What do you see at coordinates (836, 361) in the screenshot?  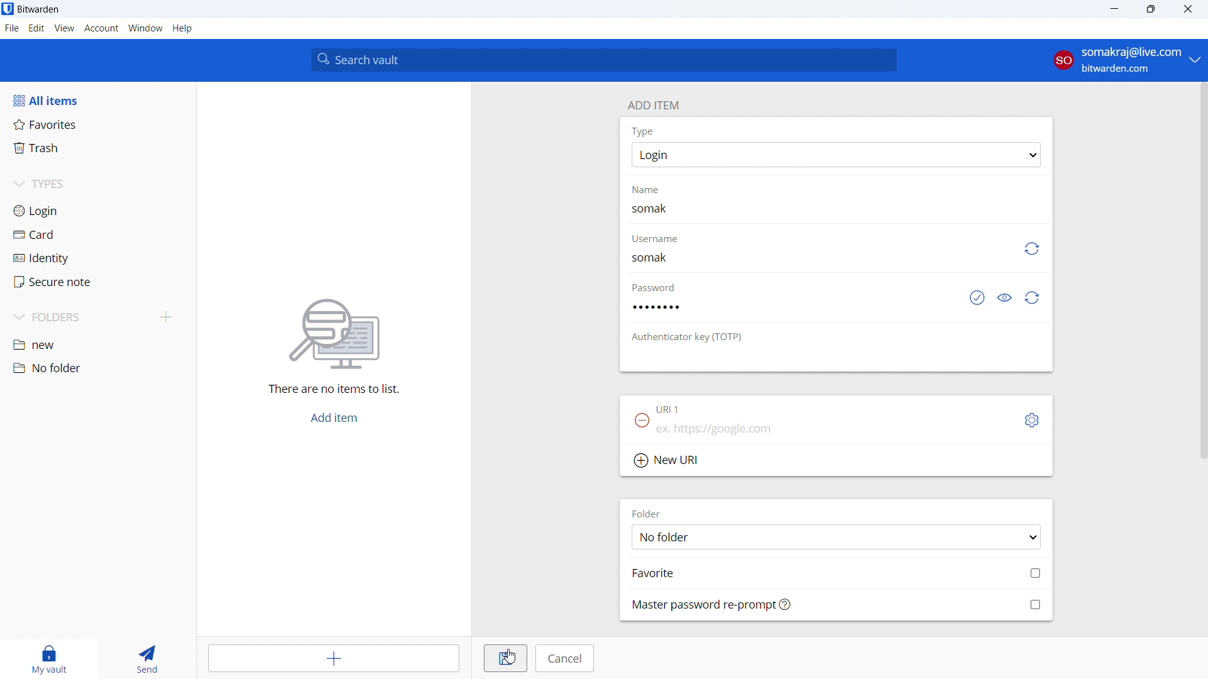 I see `add authenticator key` at bounding box center [836, 361].